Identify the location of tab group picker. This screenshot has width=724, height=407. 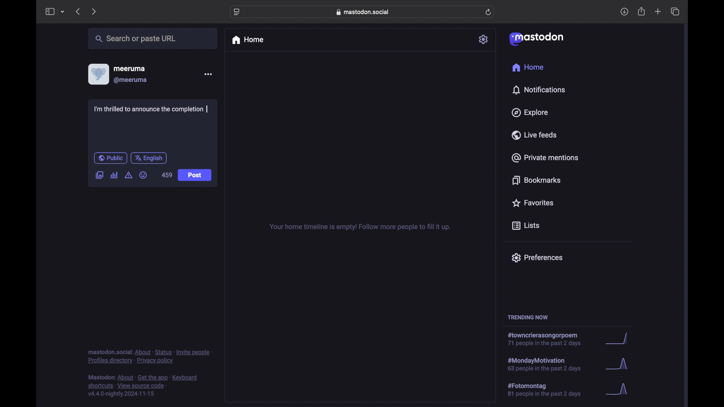
(63, 11).